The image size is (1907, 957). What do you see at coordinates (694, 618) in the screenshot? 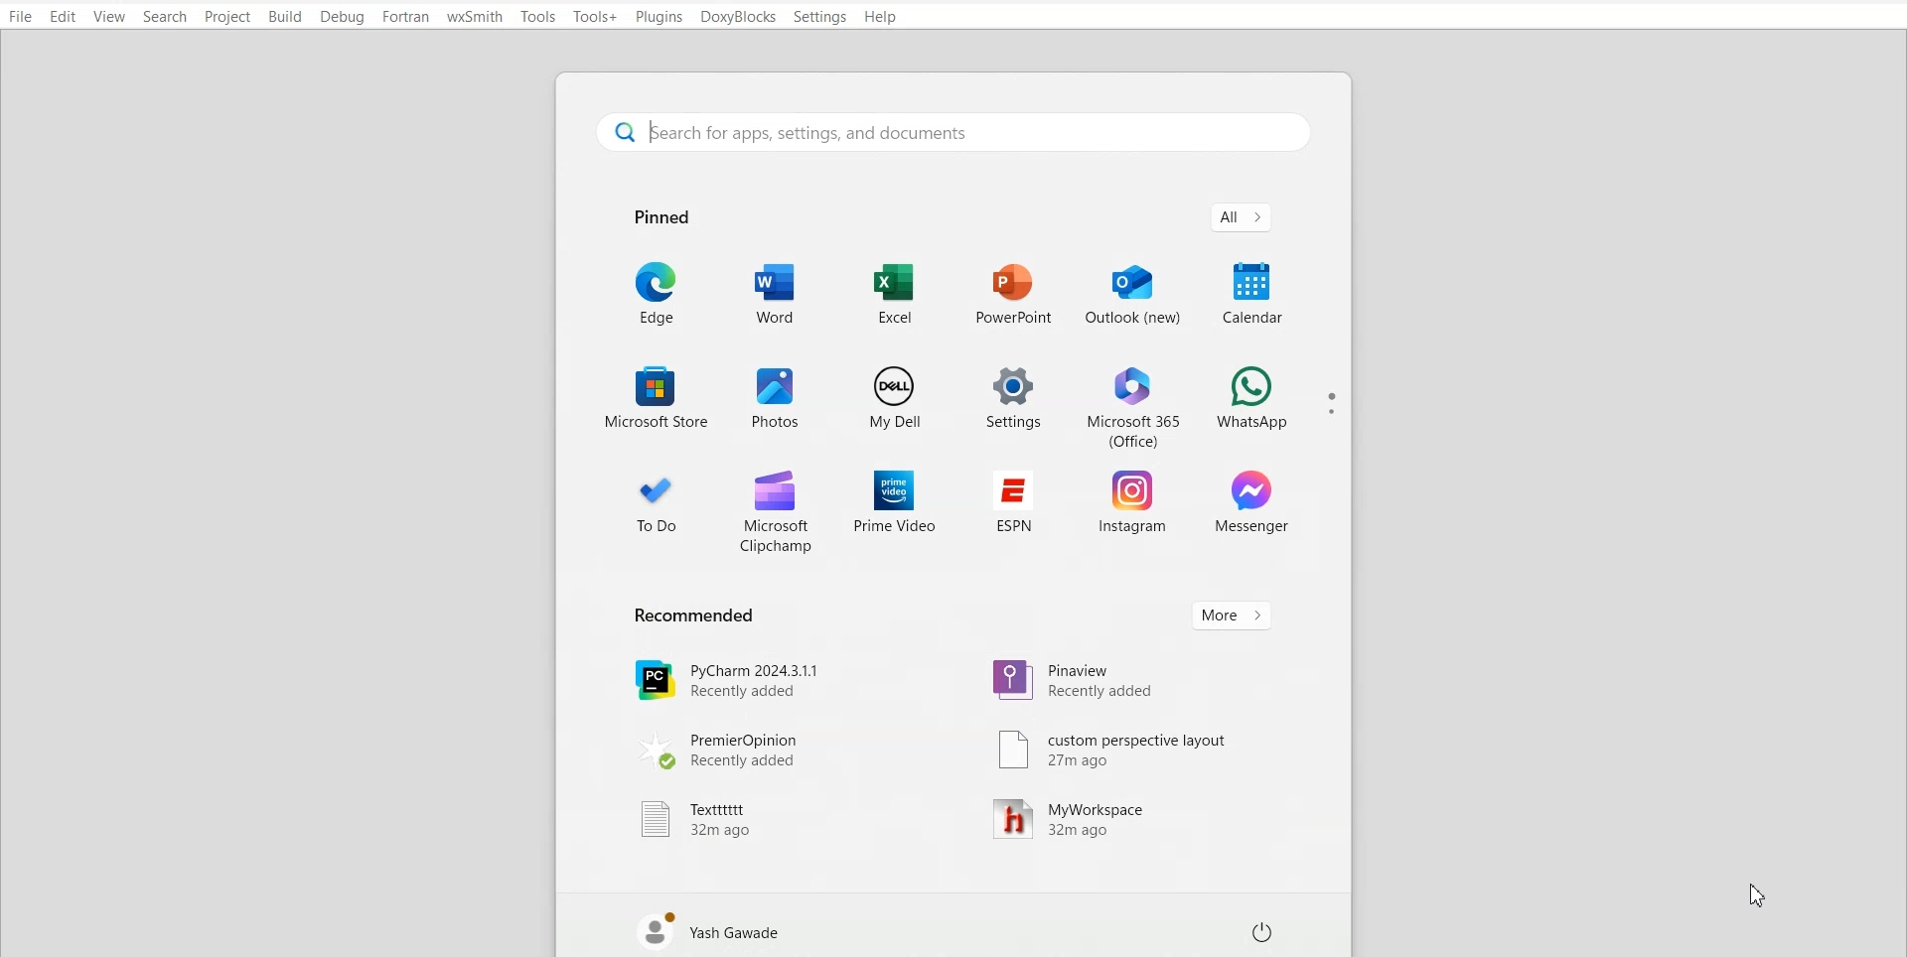
I see `Text` at bounding box center [694, 618].